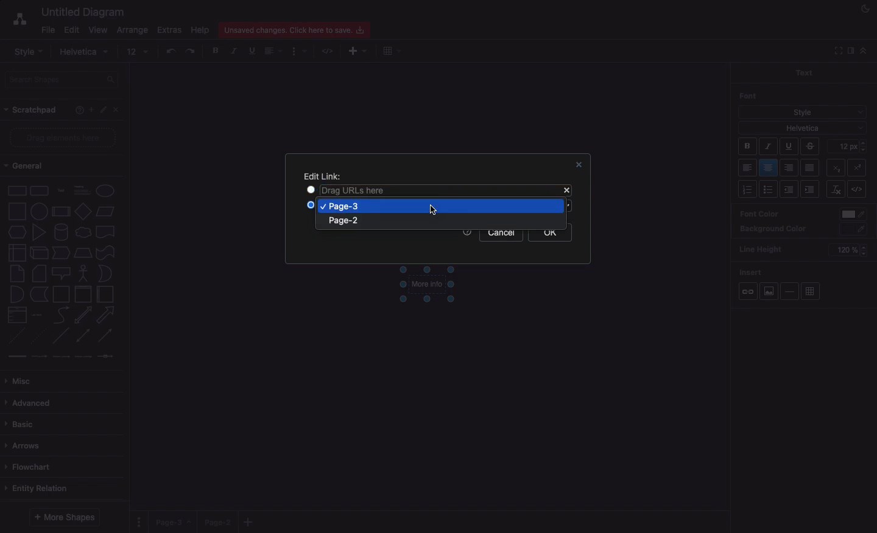 The image size is (877, 533). What do you see at coordinates (17, 211) in the screenshot?
I see `square` at bounding box center [17, 211].